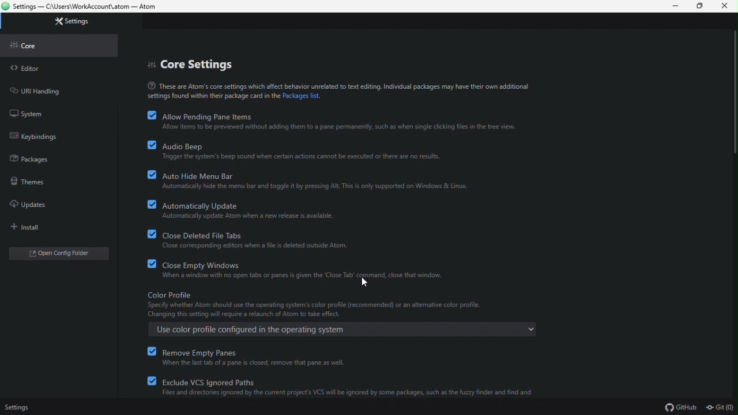 This screenshot has width=738, height=415. Describe the element at coordinates (25, 68) in the screenshot. I see `editor` at that location.